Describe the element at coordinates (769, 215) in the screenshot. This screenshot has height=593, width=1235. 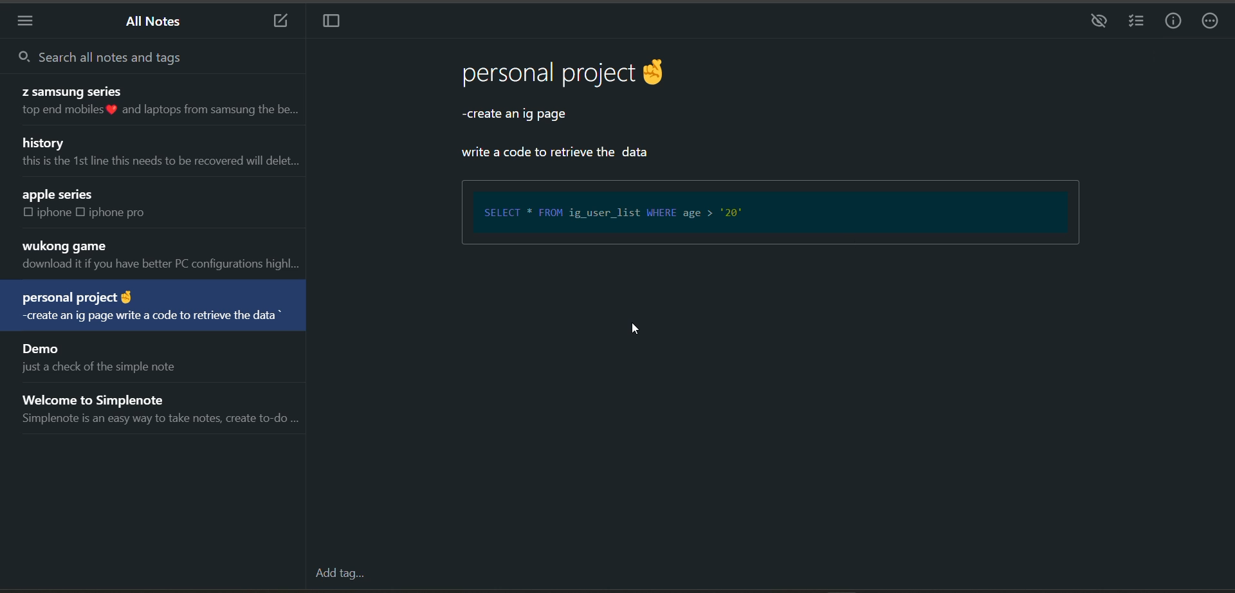
I see `data in code block` at that location.